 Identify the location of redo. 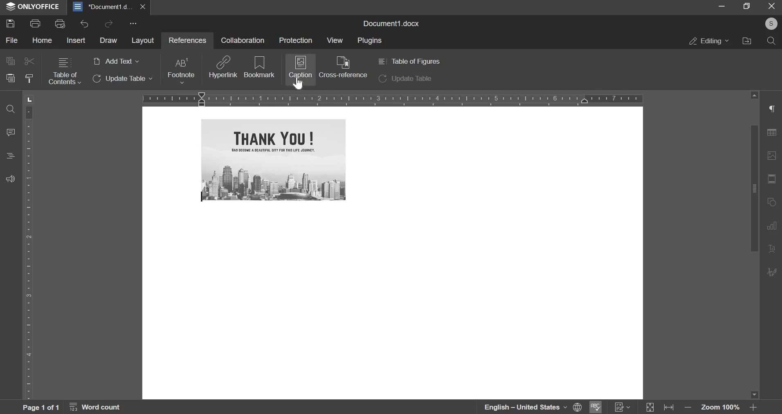
(108, 23).